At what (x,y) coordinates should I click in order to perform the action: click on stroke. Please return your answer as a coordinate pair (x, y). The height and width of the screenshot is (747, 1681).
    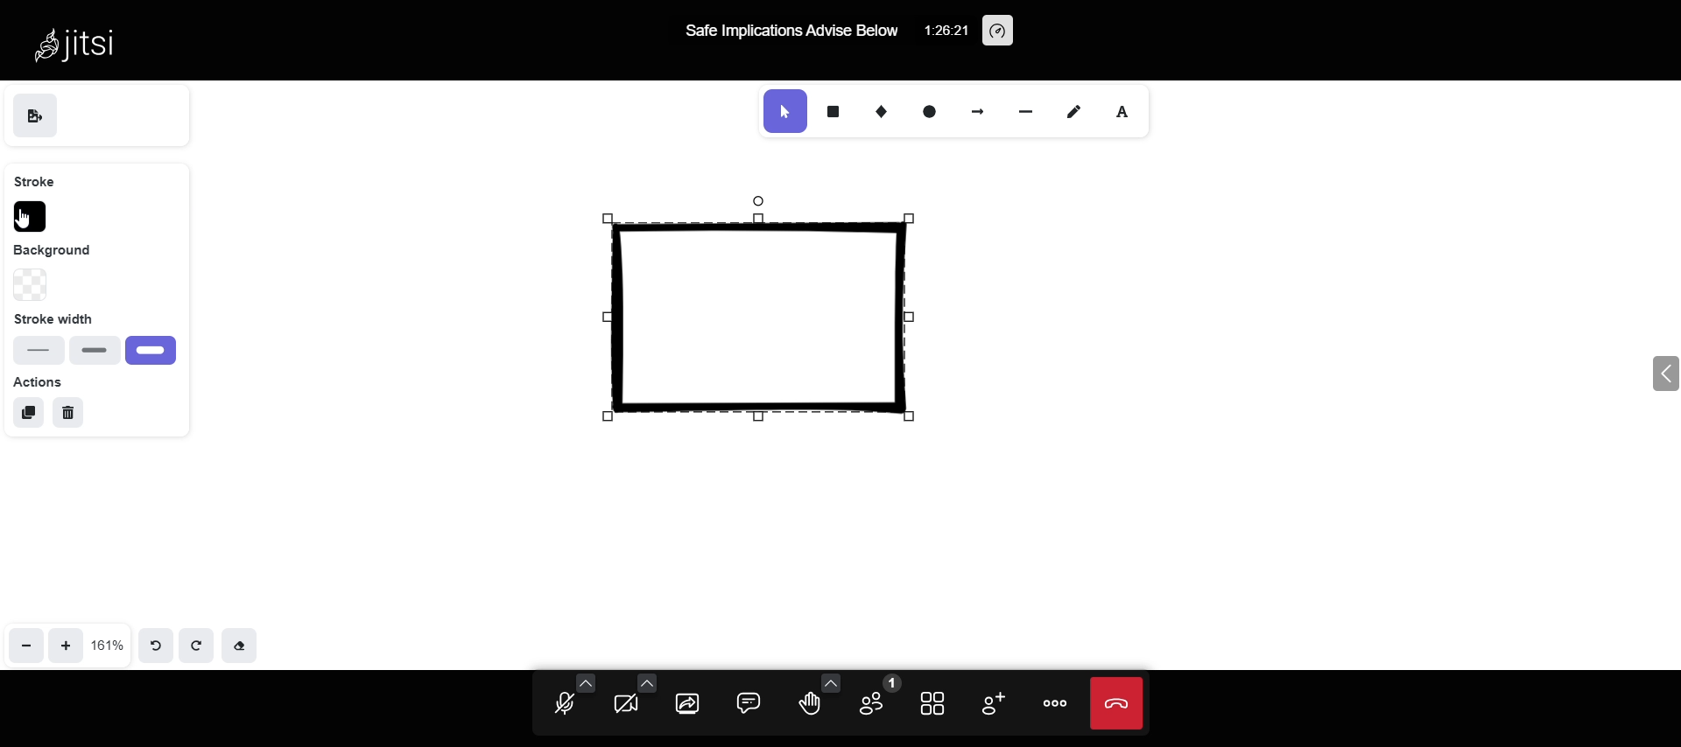
    Looking at the image, I should click on (43, 181).